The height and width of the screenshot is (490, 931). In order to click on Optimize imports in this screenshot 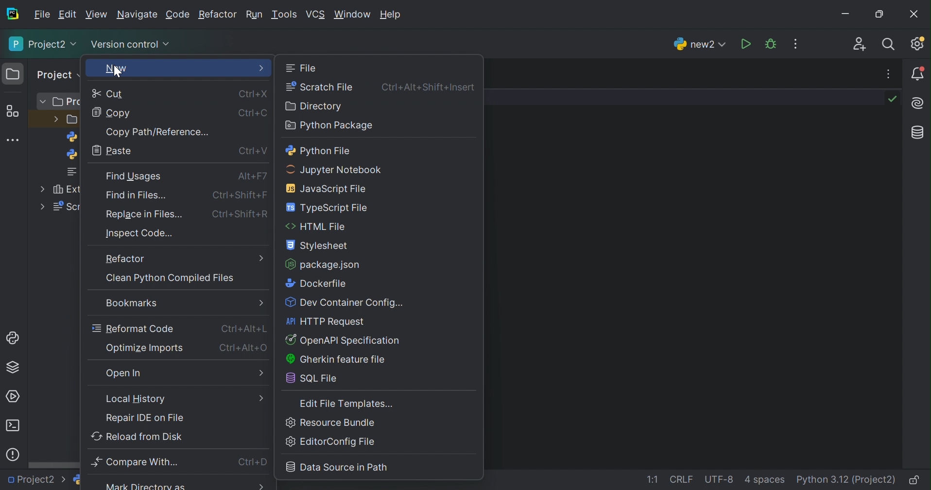, I will do `click(145, 348)`.